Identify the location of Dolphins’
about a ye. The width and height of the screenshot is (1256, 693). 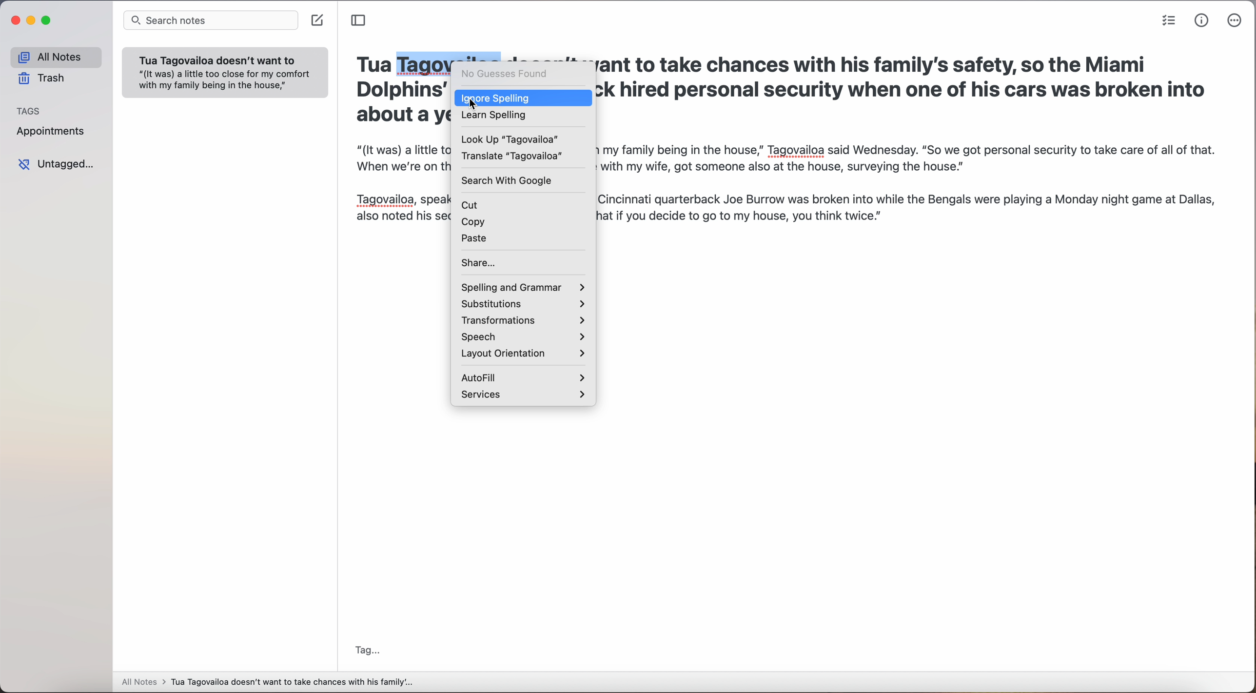
(393, 105).